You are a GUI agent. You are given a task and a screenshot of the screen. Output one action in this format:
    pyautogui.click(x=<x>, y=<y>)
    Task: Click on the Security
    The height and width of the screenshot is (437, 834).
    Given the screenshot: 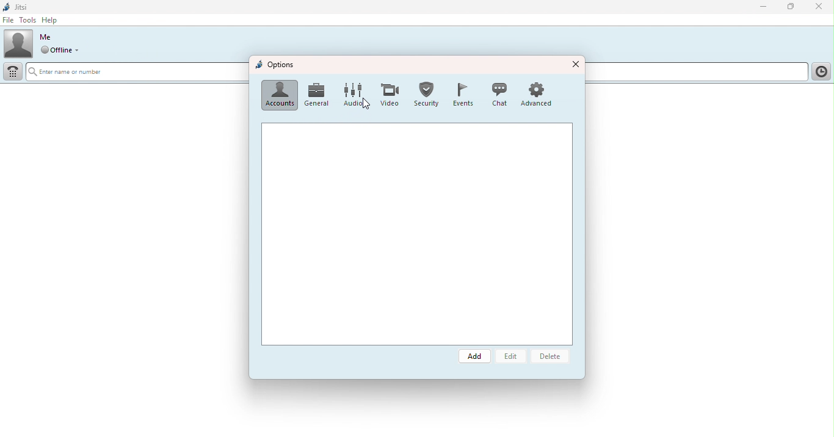 What is the action you would take?
    pyautogui.click(x=426, y=94)
    